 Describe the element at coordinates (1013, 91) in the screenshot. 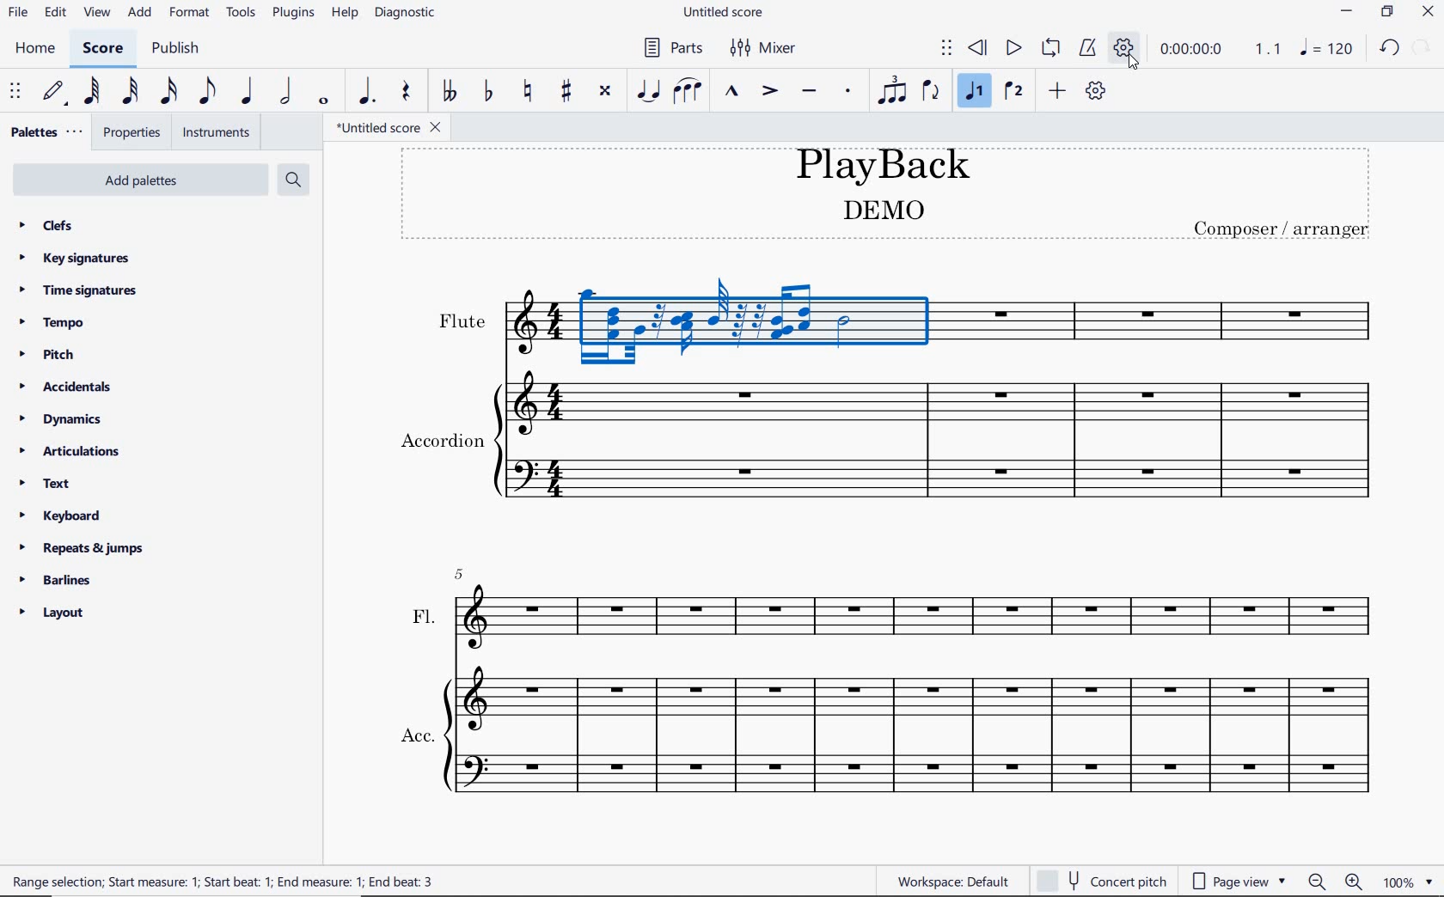

I see `voice 2` at that location.